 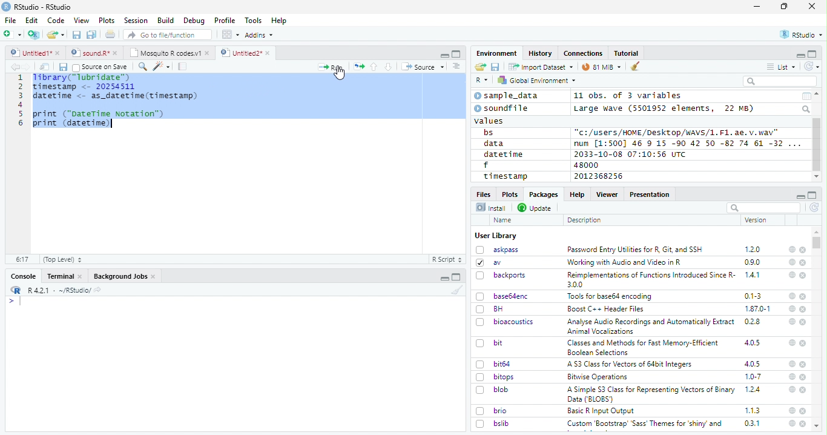 What do you see at coordinates (492, 411) in the screenshot?
I see `brio` at bounding box center [492, 411].